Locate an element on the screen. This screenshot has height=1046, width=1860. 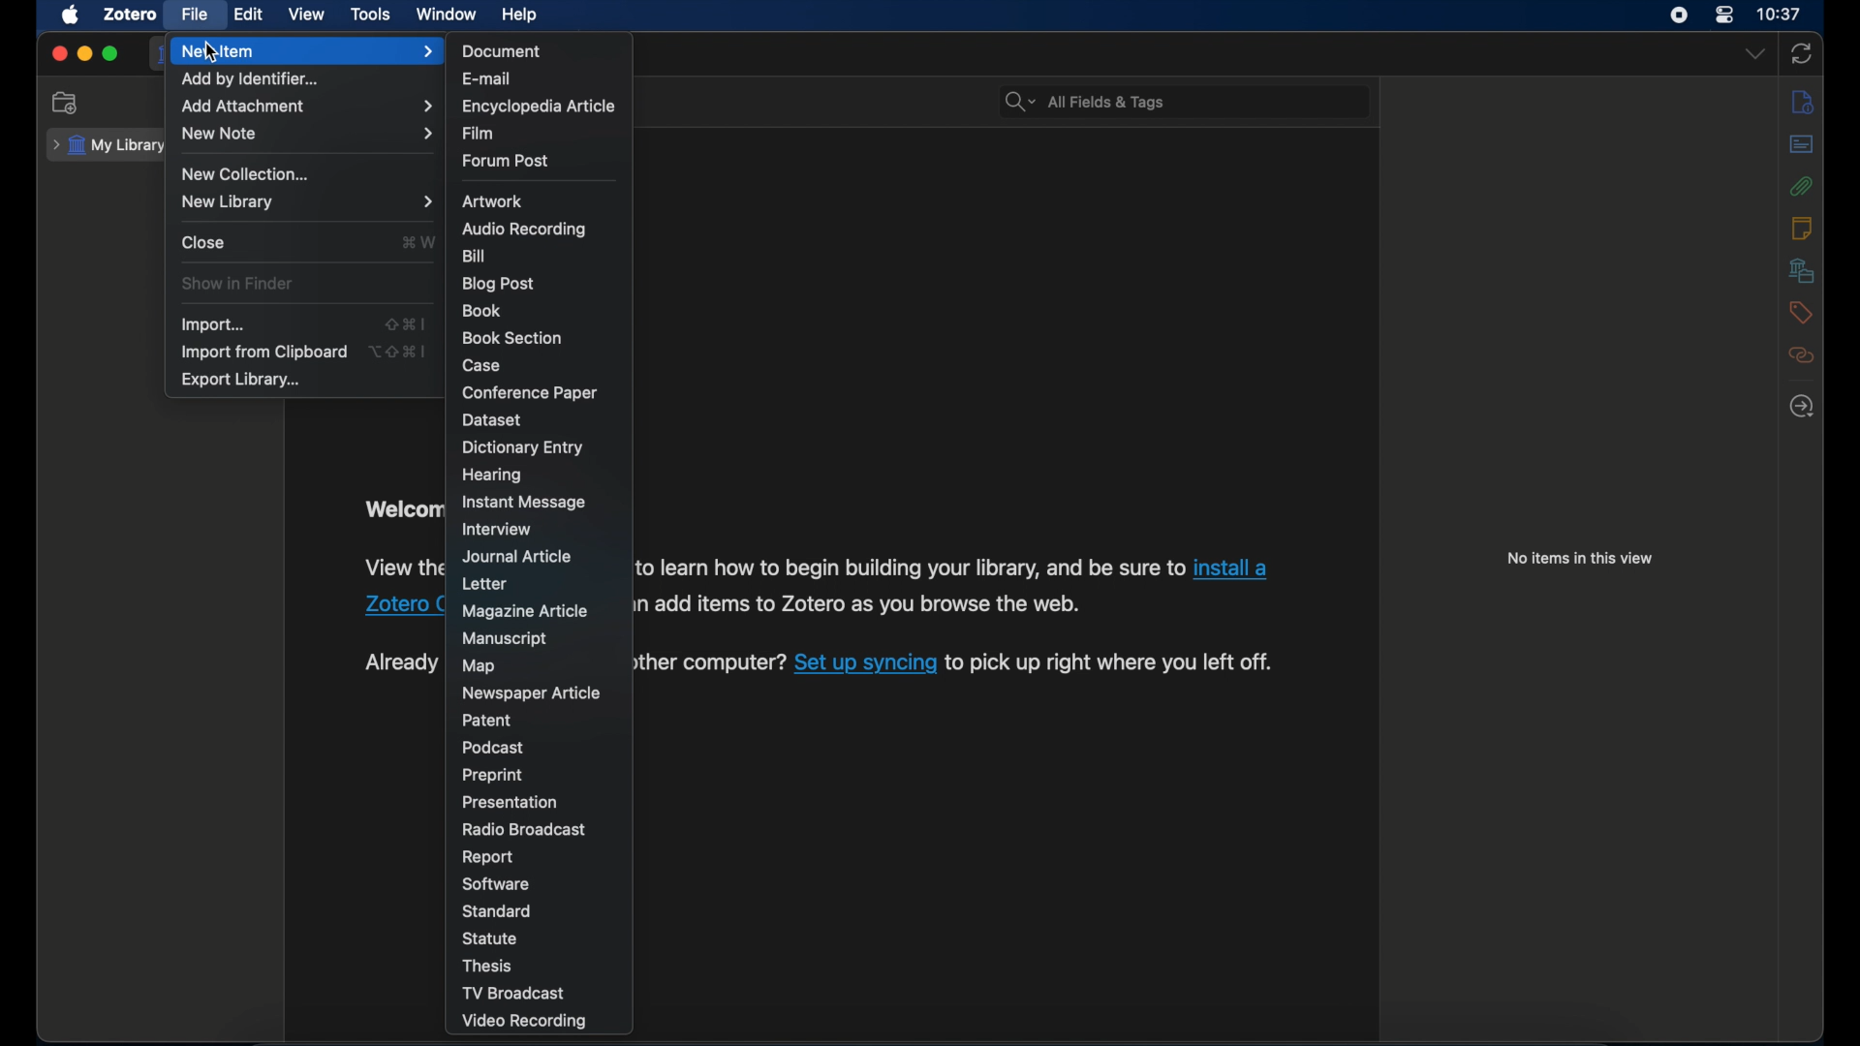
dictionary entry is located at coordinates (521, 446).